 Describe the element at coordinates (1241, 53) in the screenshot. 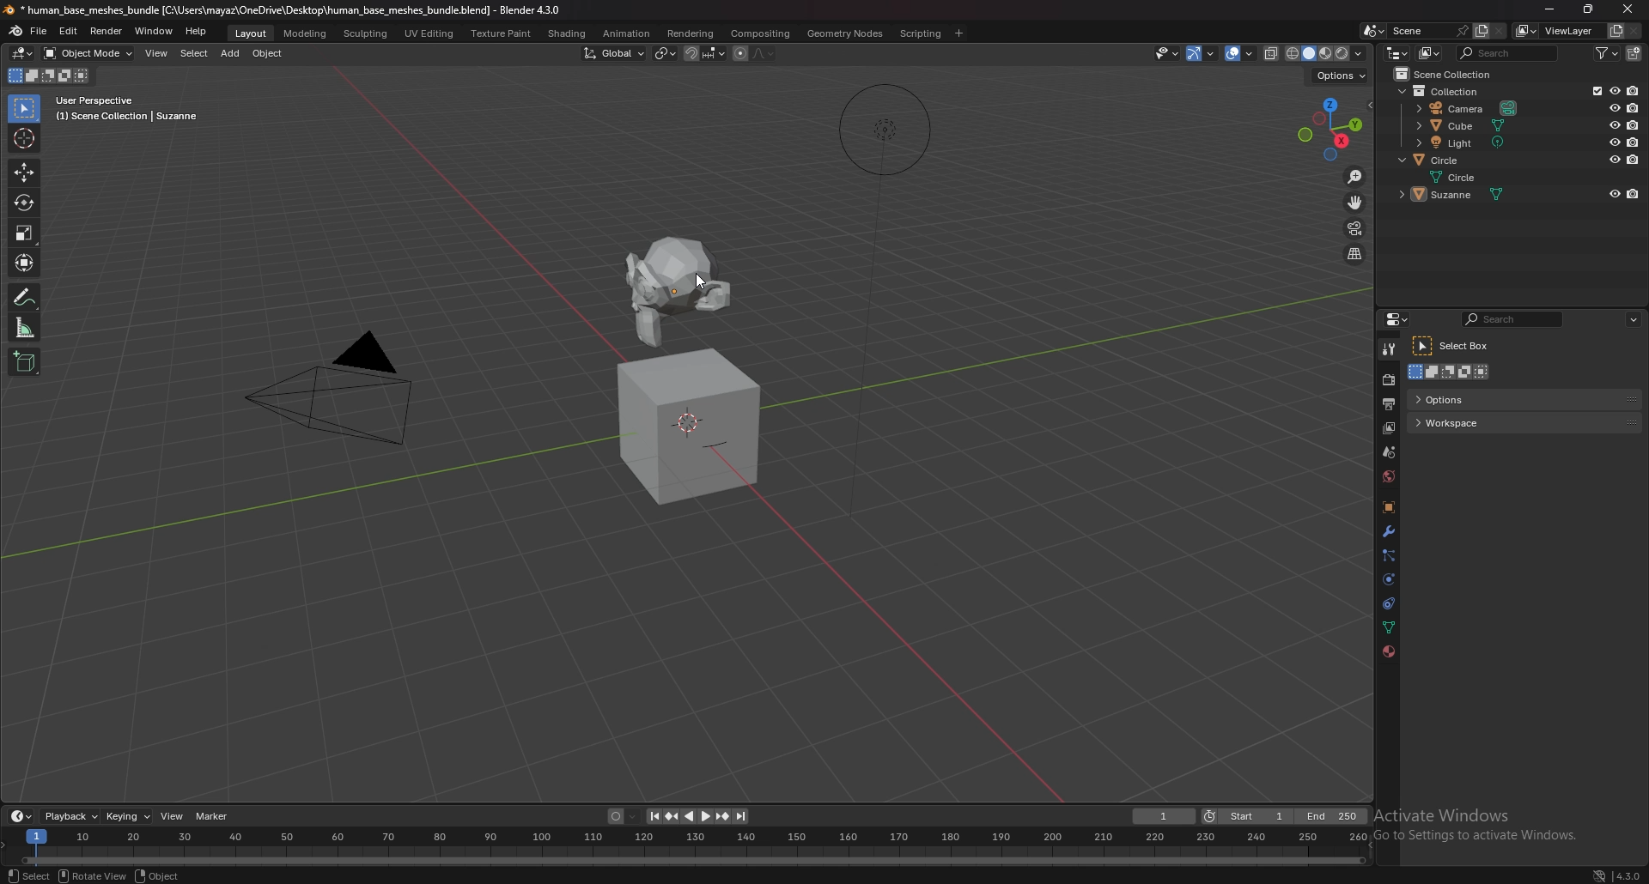

I see `overlays` at that location.